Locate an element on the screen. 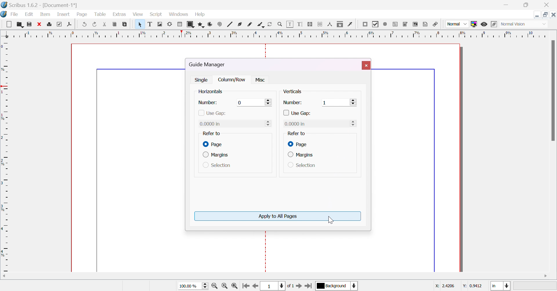 This screenshot has height=291, width=557. save is located at coordinates (29, 25).